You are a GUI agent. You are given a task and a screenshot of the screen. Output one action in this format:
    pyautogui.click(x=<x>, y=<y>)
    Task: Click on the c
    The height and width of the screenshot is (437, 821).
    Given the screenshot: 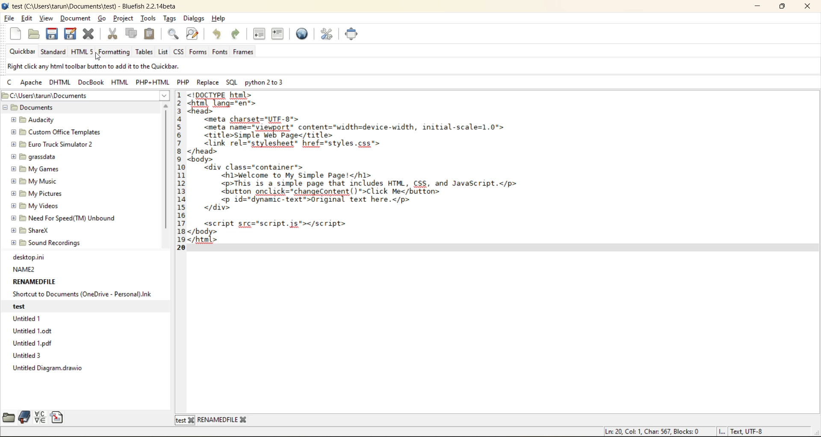 What is the action you would take?
    pyautogui.click(x=9, y=81)
    